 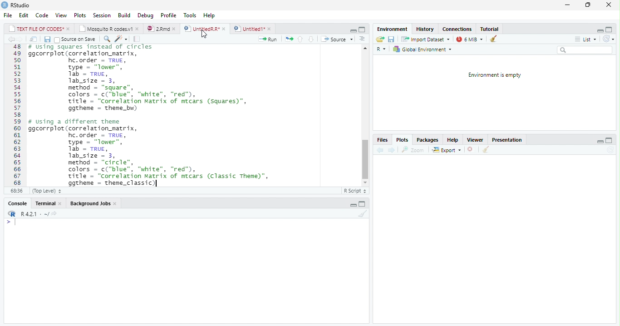 I want to click on Mosautto & cosesy, so click(x=111, y=29).